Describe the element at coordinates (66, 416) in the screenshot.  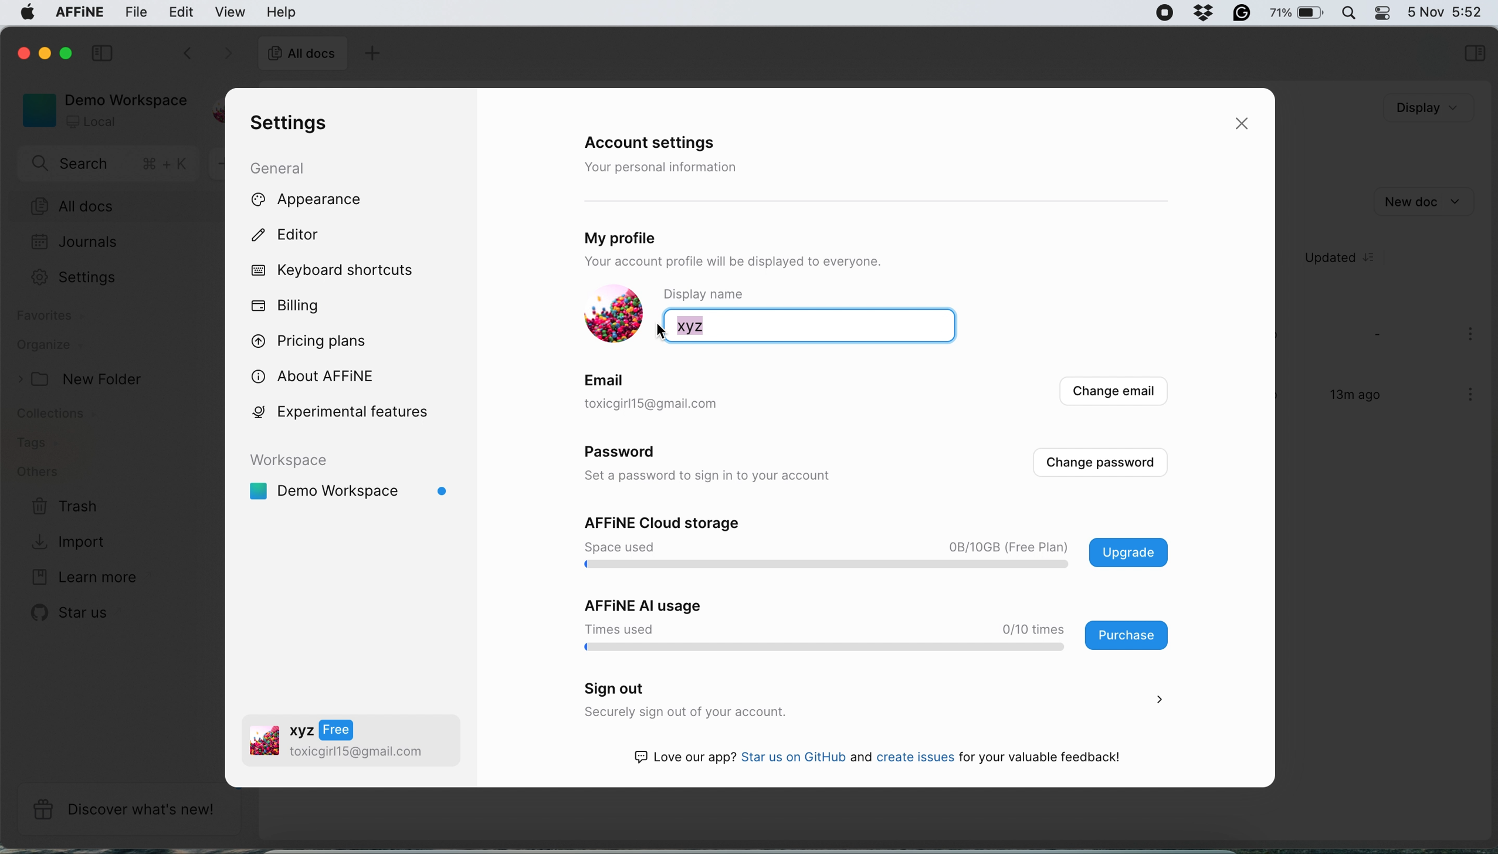
I see `collections` at that location.